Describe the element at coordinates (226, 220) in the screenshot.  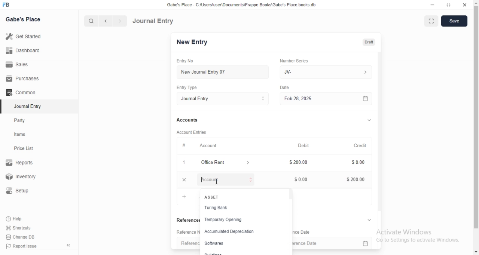
I see `temporary opening` at that location.